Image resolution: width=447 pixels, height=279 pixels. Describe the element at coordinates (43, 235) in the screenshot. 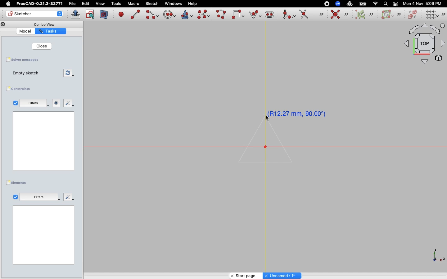

I see `Blank page` at that location.